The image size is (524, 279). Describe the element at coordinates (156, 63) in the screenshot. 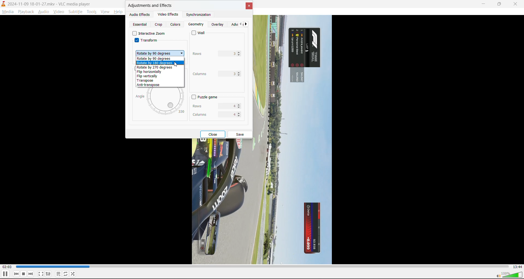

I see `rotate 180 degrees` at that location.